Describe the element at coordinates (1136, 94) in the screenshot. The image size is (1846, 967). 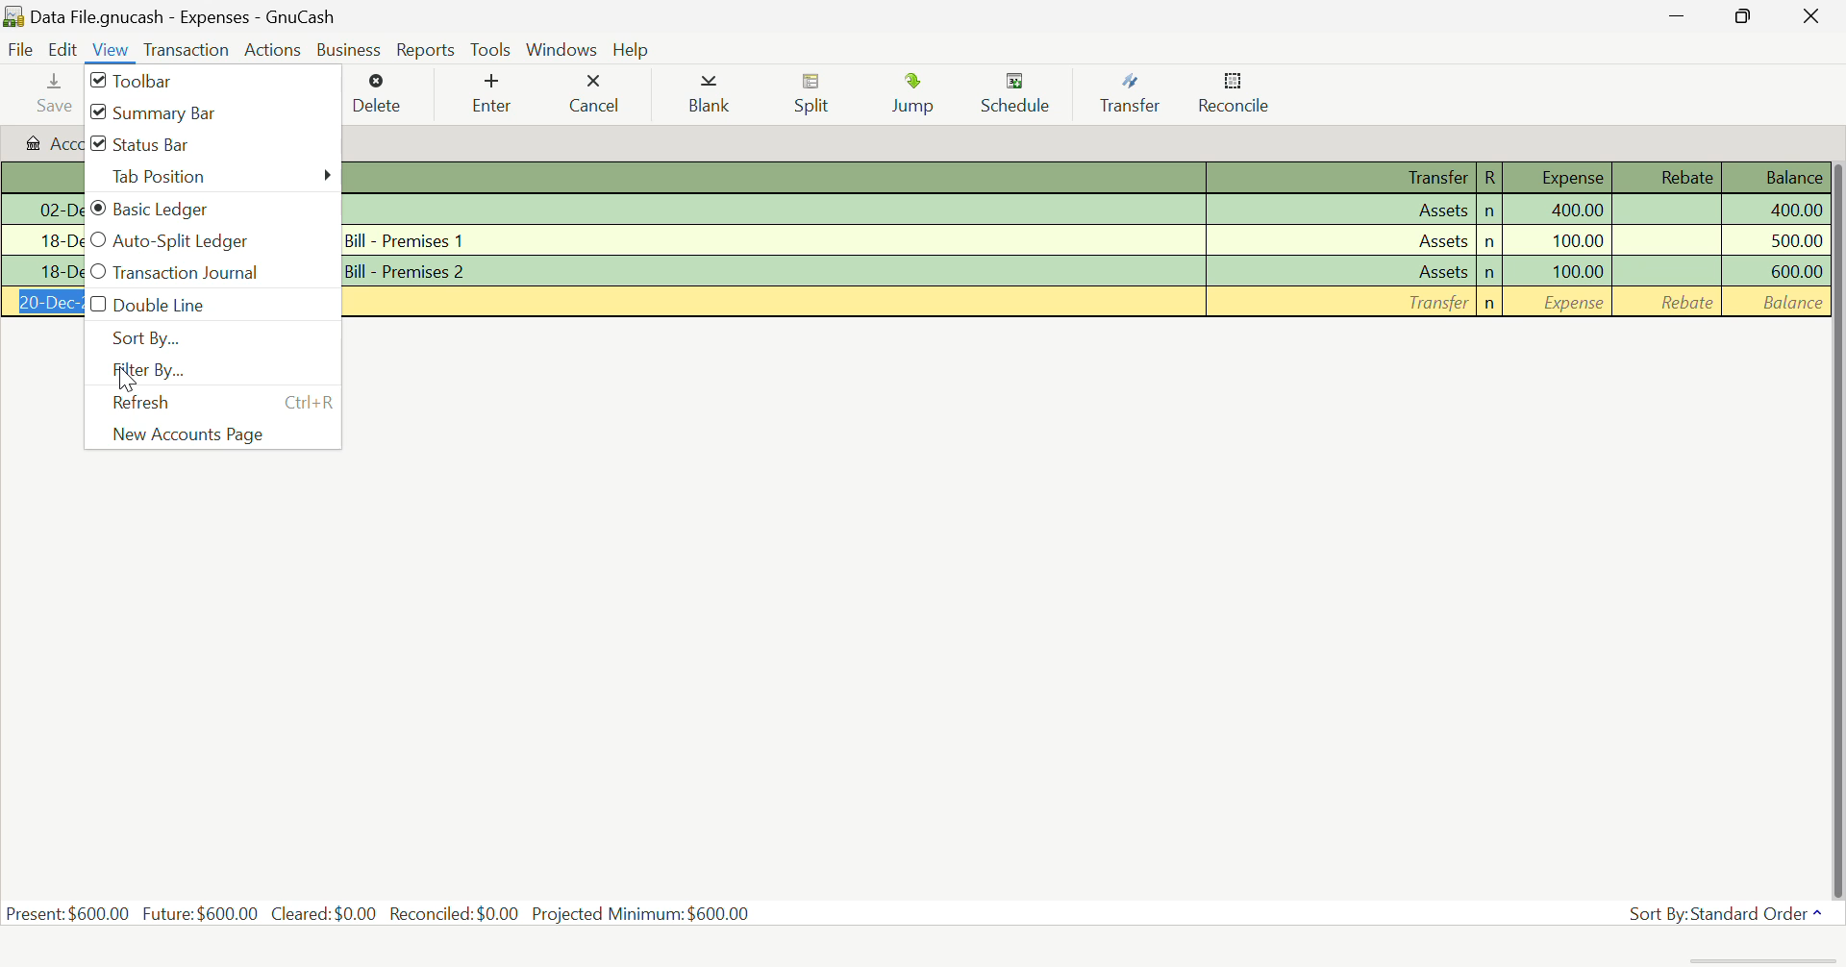
I see `Transfer` at that location.